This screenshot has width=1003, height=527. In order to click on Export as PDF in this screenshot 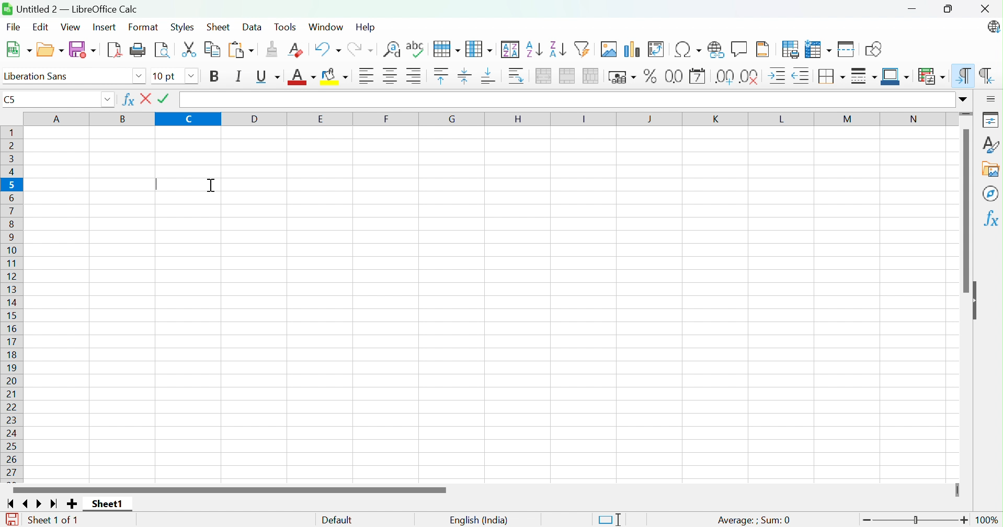, I will do `click(113, 50)`.